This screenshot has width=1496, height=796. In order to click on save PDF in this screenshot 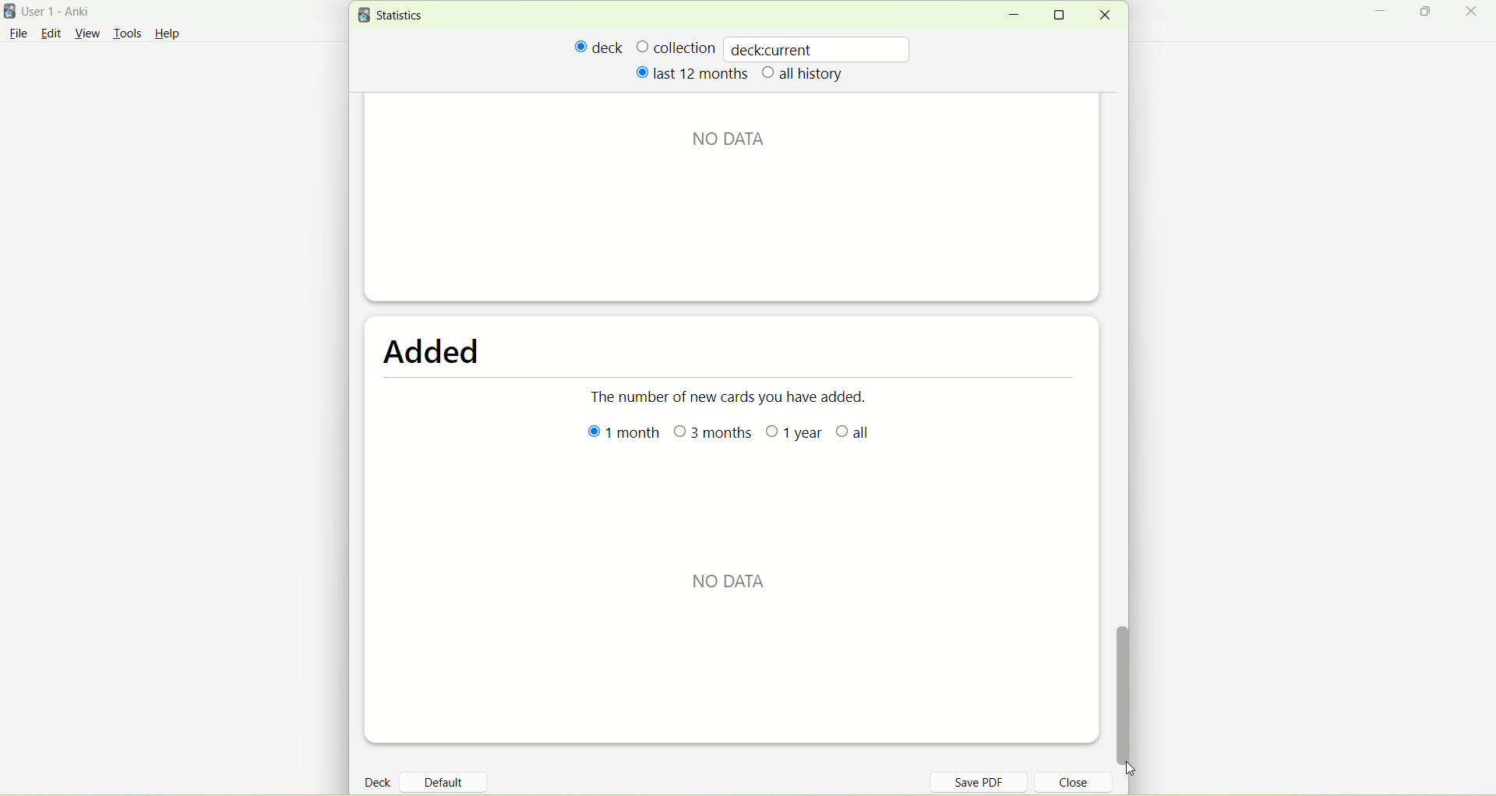, I will do `click(988, 781)`.